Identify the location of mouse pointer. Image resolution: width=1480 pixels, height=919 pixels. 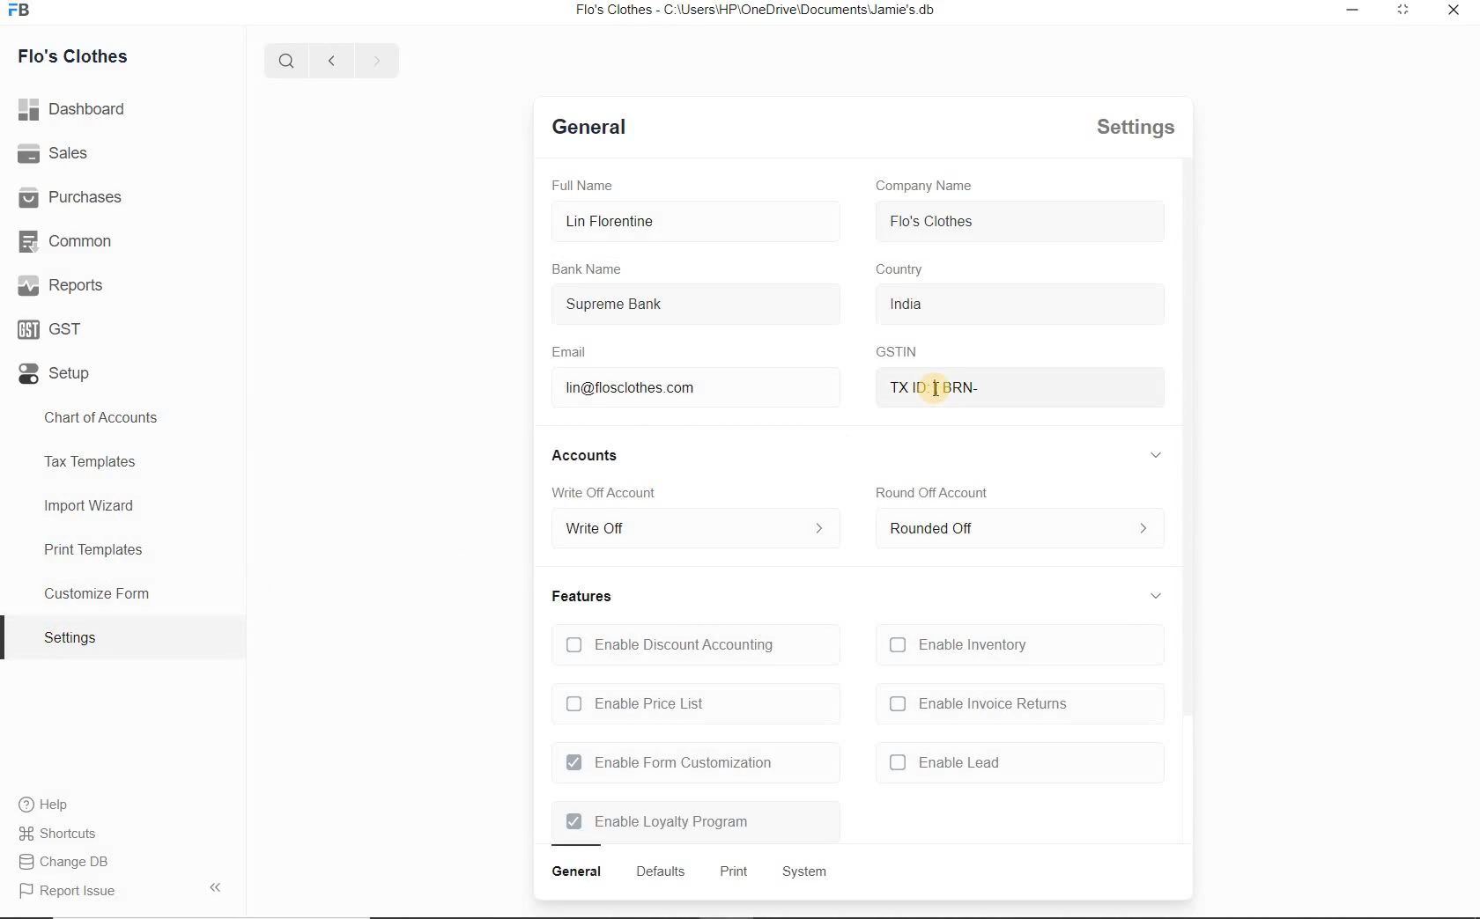
(935, 388).